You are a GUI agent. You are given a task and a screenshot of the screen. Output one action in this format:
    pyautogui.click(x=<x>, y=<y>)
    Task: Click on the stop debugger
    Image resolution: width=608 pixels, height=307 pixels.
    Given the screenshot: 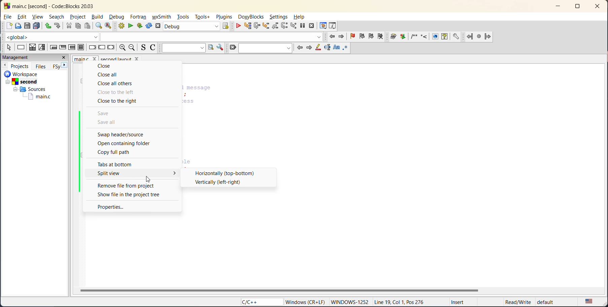 What is the action you would take?
    pyautogui.click(x=312, y=26)
    